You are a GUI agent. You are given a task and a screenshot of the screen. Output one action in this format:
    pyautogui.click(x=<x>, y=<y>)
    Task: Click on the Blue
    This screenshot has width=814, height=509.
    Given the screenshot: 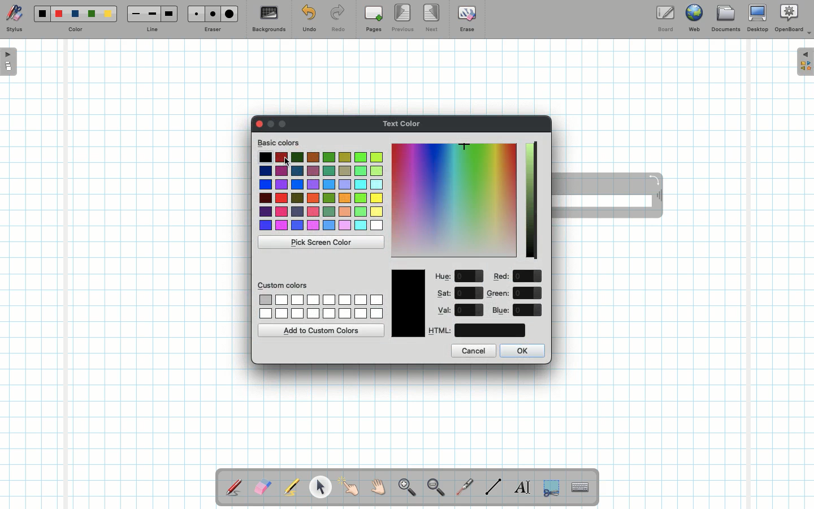 What is the action you would take?
    pyautogui.click(x=76, y=14)
    